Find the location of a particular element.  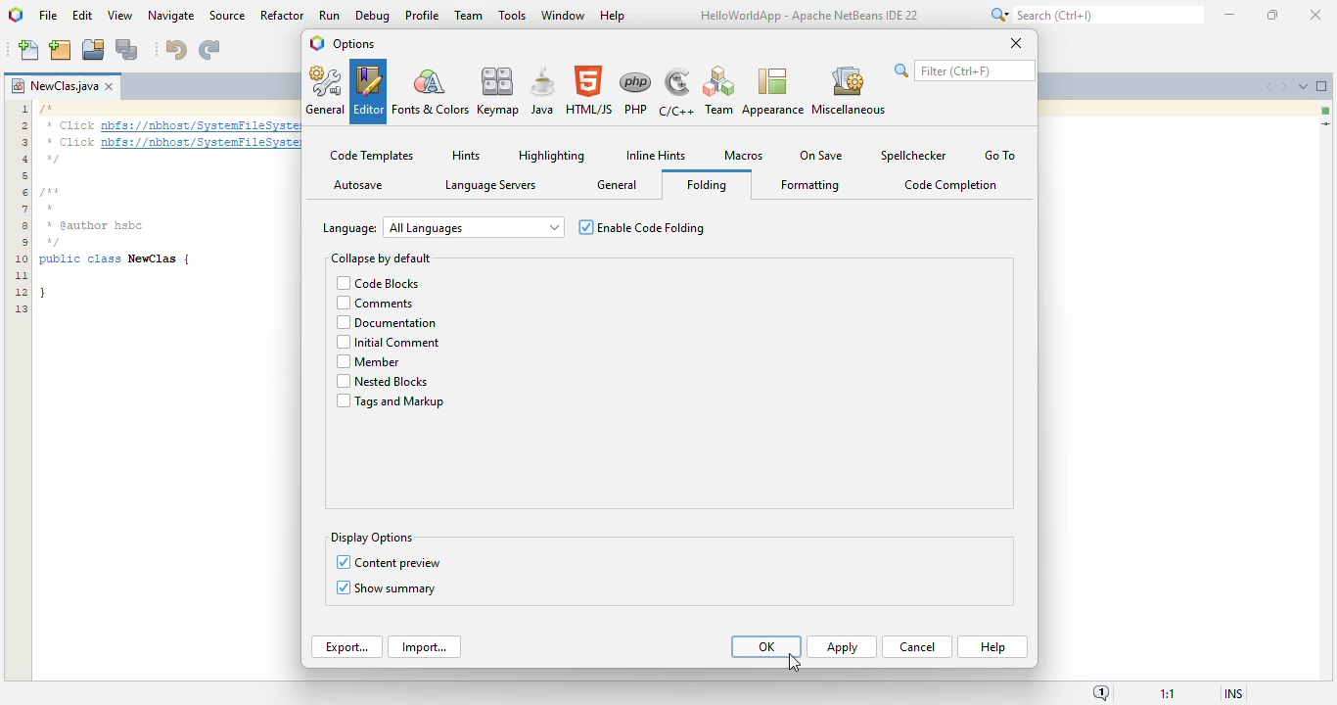

on save is located at coordinates (821, 156).